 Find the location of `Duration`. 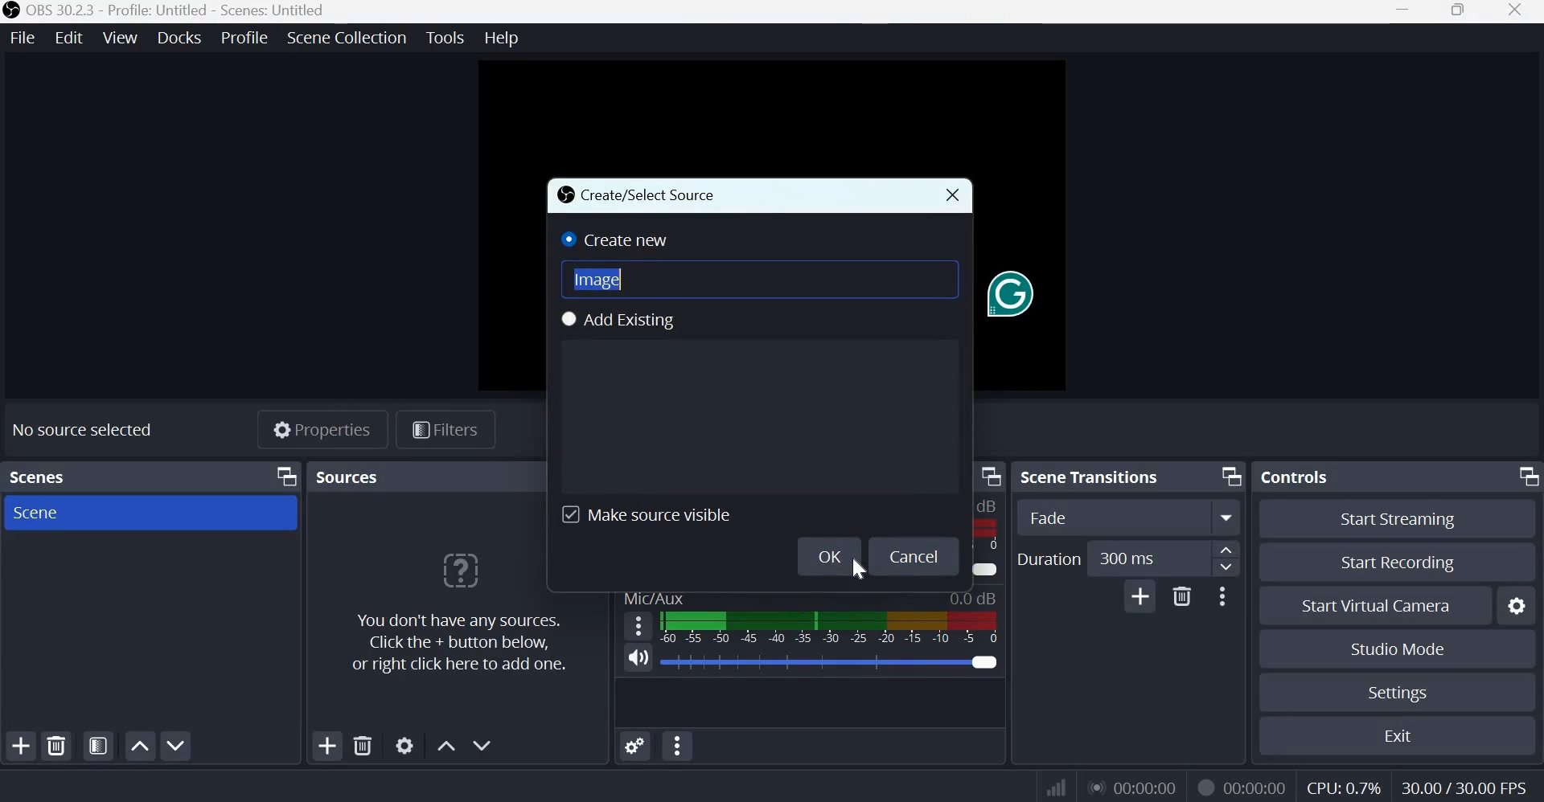

Duration is located at coordinates (1049, 559).